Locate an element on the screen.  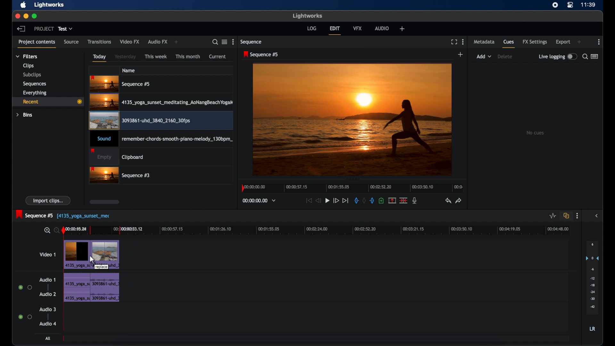
back is located at coordinates (21, 29).